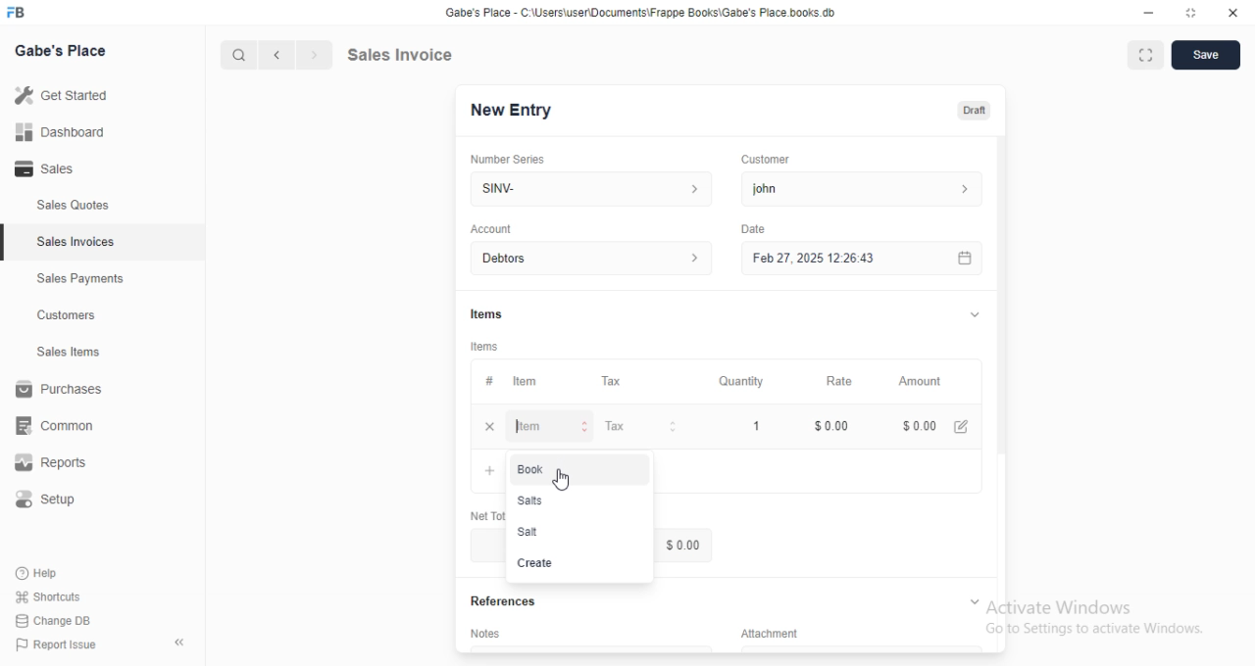 This screenshot has height=666, width=1255. I want to click on collapse, so click(177, 640).